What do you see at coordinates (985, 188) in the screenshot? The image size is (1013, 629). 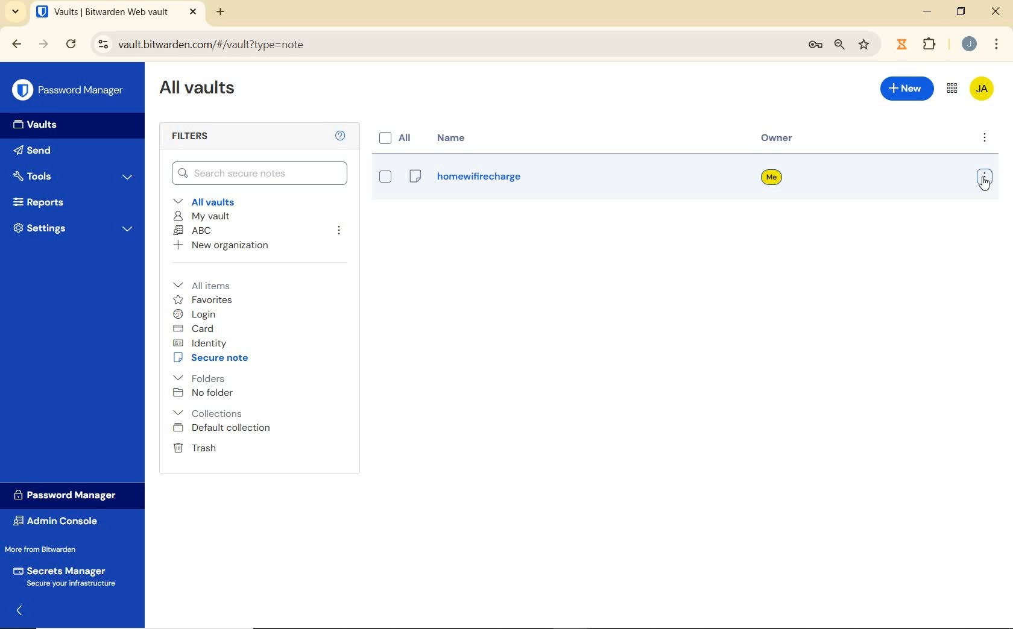 I see `Mouse Cursor` at bounding box center [985, 188].